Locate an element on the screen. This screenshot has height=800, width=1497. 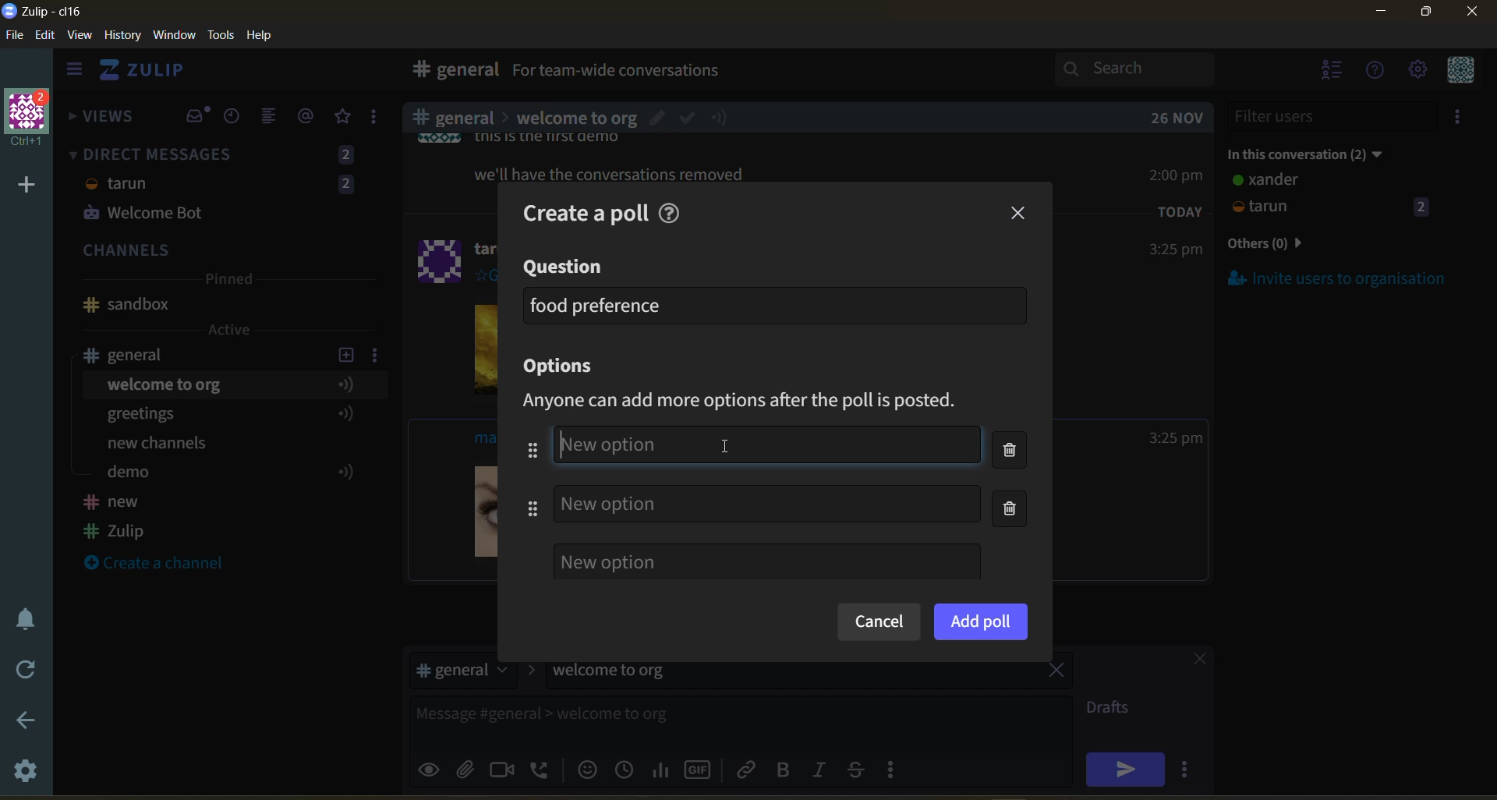
pinned is located at coordinates (228, 281).